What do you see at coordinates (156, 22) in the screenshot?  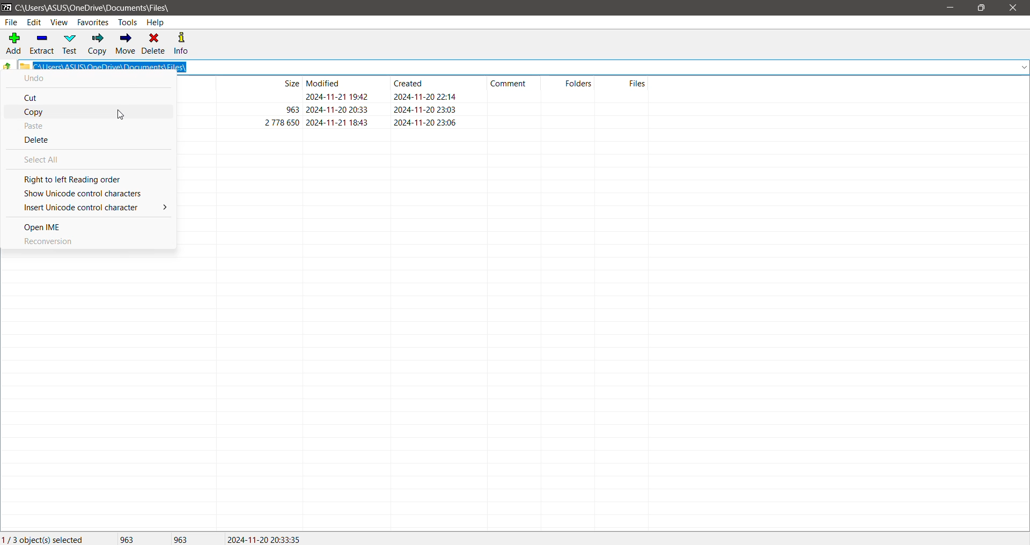 I see `Help` at bounding box center [156, 22].